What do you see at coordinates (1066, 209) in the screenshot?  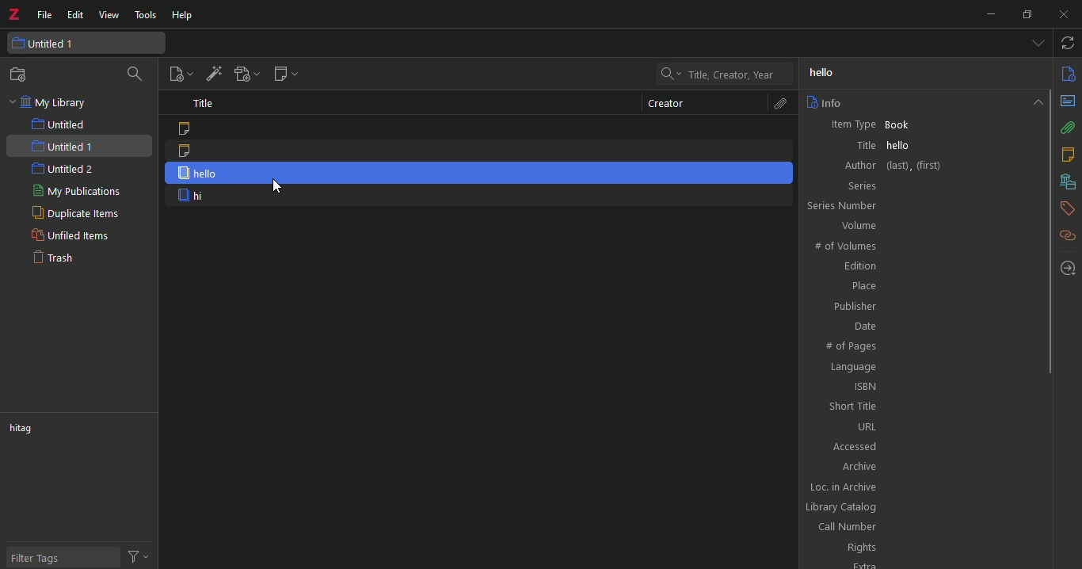 I see `tags` at bounding box center [1066, 209].